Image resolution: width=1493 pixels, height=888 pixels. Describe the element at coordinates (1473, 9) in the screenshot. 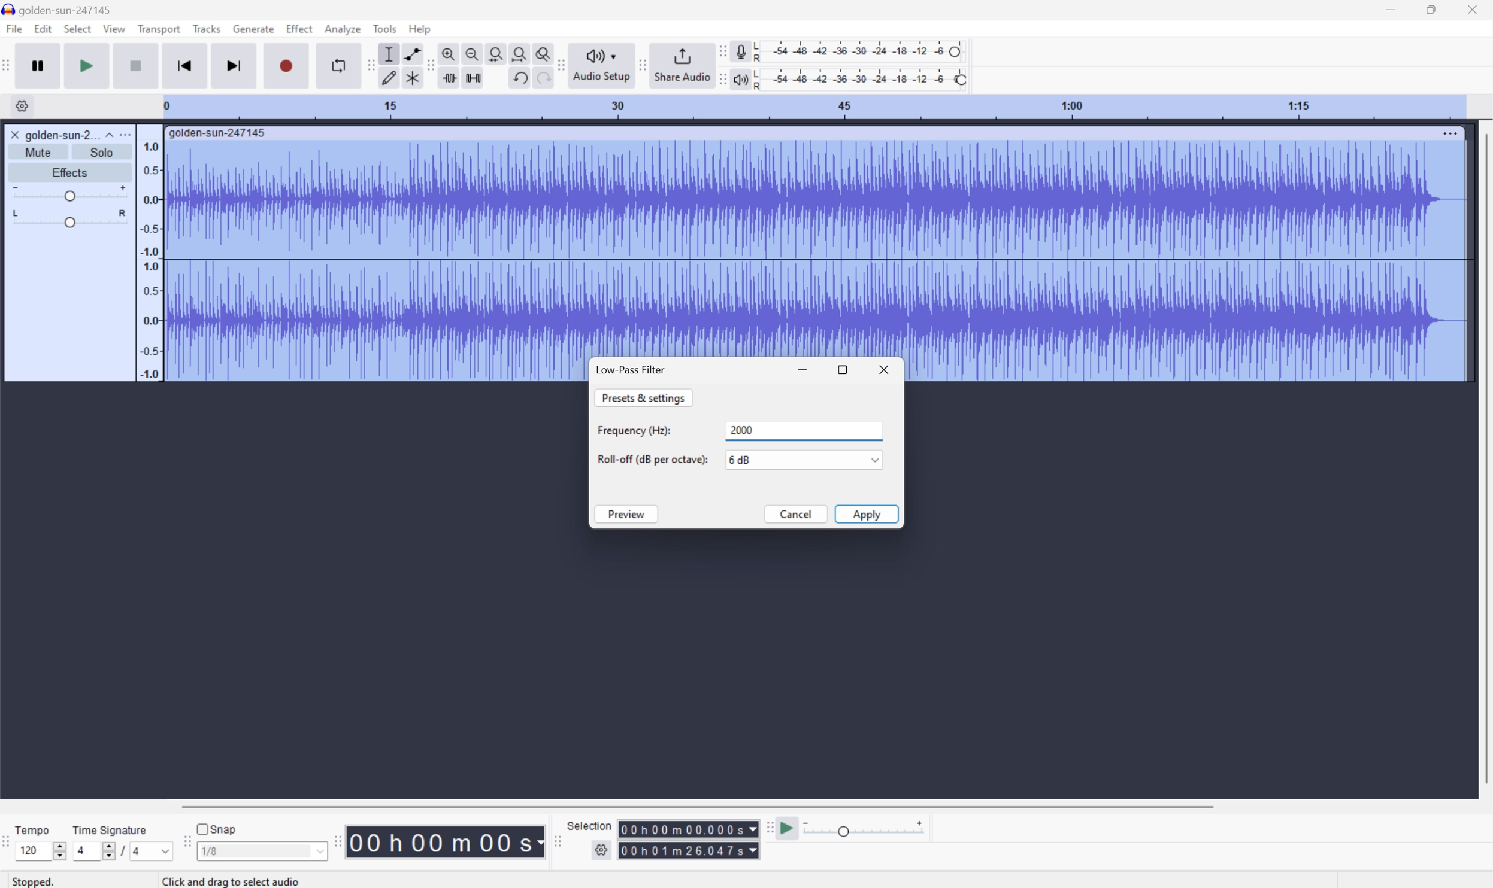

I see `Close` at that location.